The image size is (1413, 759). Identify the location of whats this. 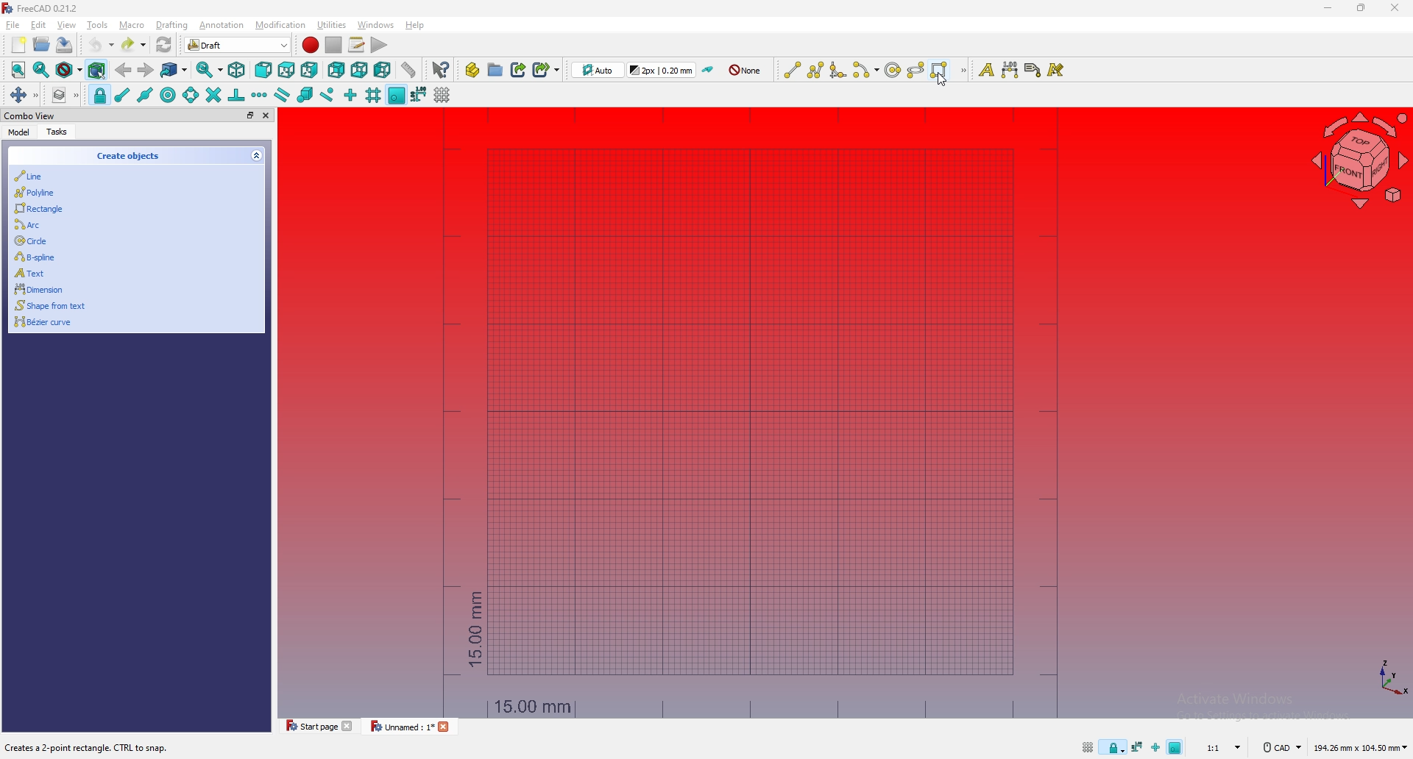
(441, 70).